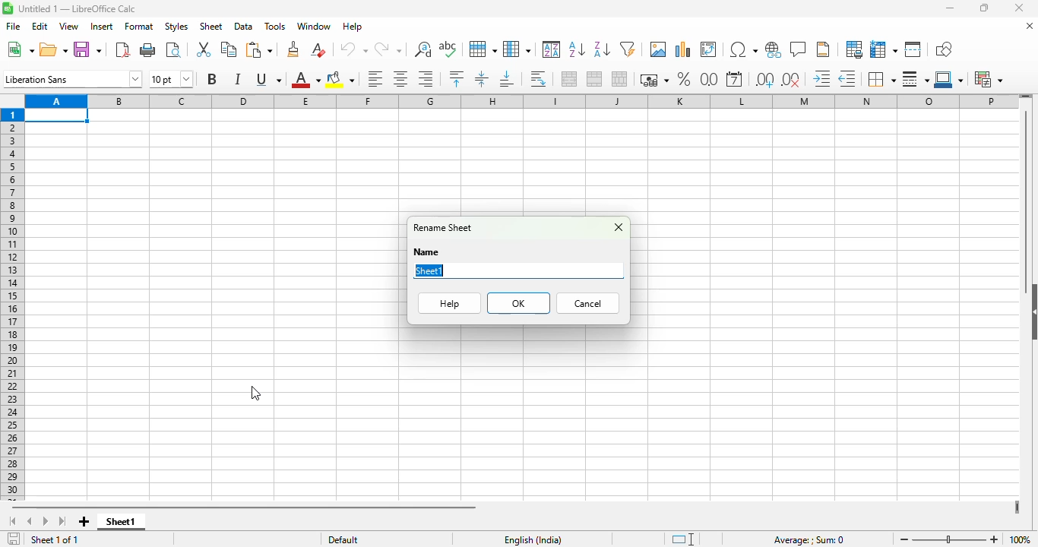 The width and height of the screenshot is (1038, 547). I want to click on font size, so click(170, 78).